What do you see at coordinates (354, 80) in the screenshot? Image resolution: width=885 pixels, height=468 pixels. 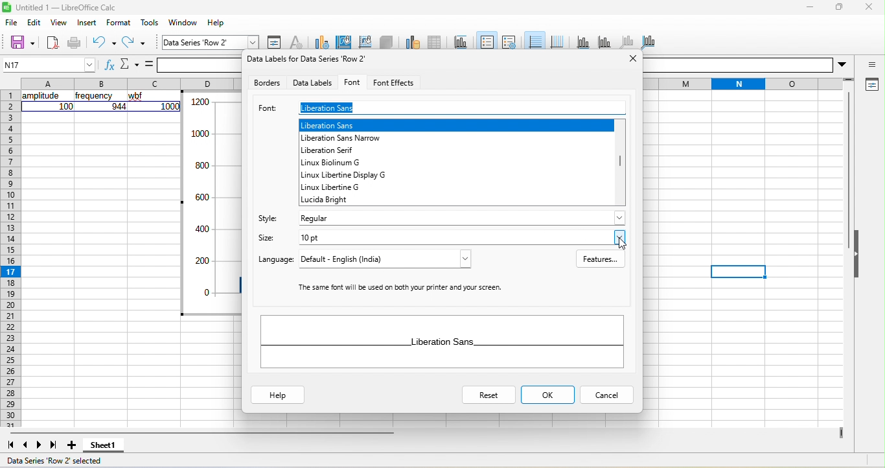 I see `font` at bounding box center [354, 80].